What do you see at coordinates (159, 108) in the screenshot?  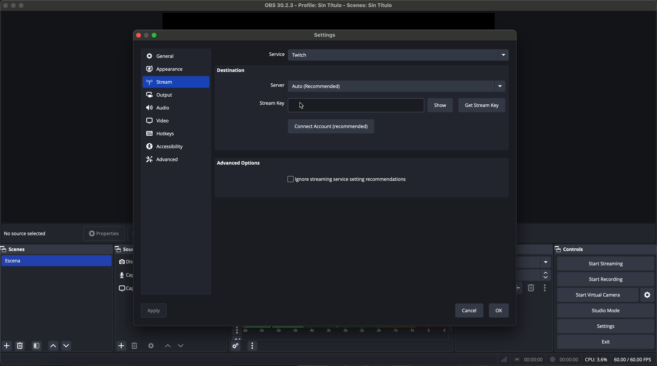 I see `audio` at bounding box center [159, 108].